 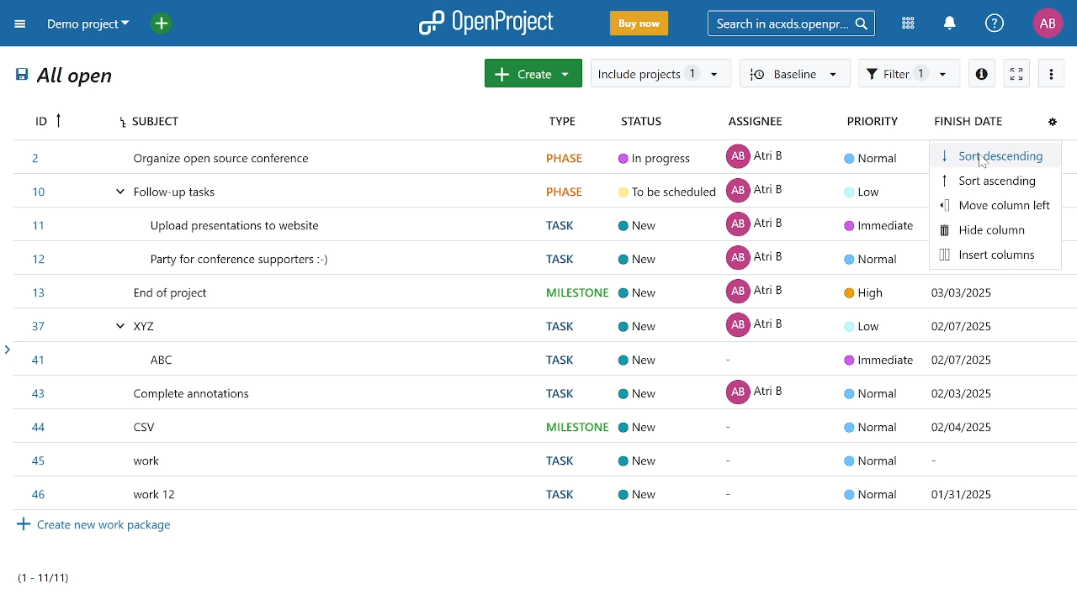 What do you see at coordinates (48, 120) in the screenshot?
I see `Id` at bounding box center [48, 120].